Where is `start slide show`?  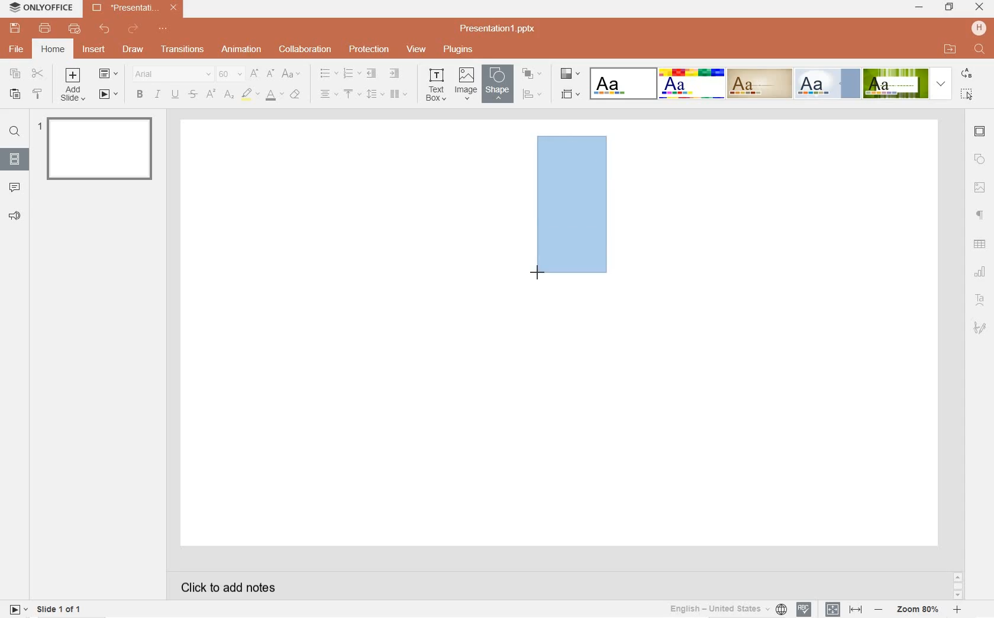
start slide show is located at coordinates (109, 95).